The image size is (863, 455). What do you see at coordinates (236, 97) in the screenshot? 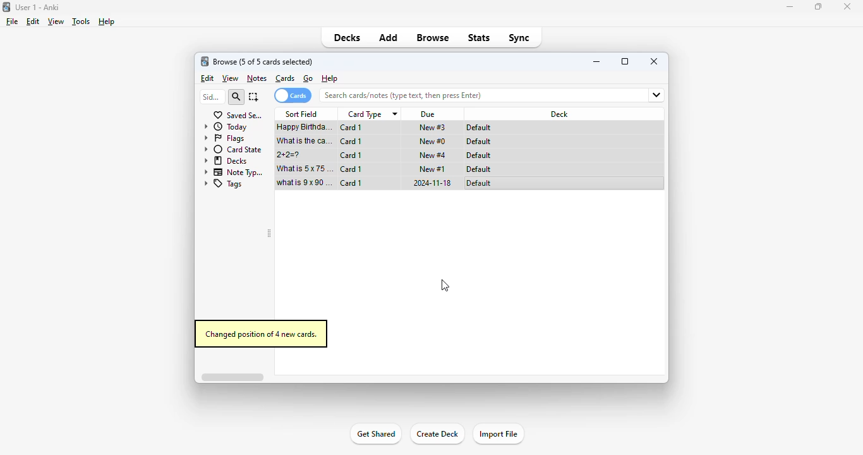
I see `search` at bounding box center [236, 97].